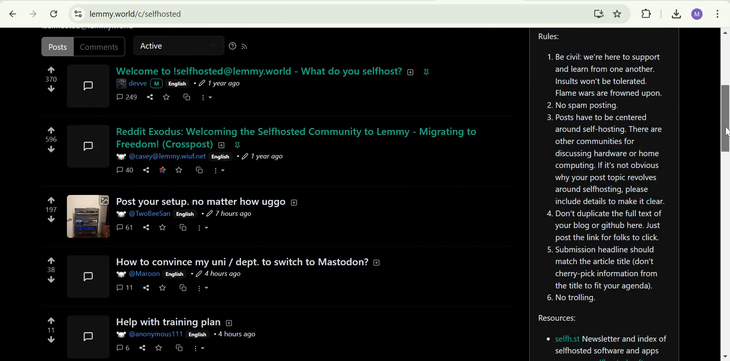 This screenshot has height=361, width=730. What do you see at coordinates (221, 171) in the screenshot?
I see `more` at bounding box center [221, 171].